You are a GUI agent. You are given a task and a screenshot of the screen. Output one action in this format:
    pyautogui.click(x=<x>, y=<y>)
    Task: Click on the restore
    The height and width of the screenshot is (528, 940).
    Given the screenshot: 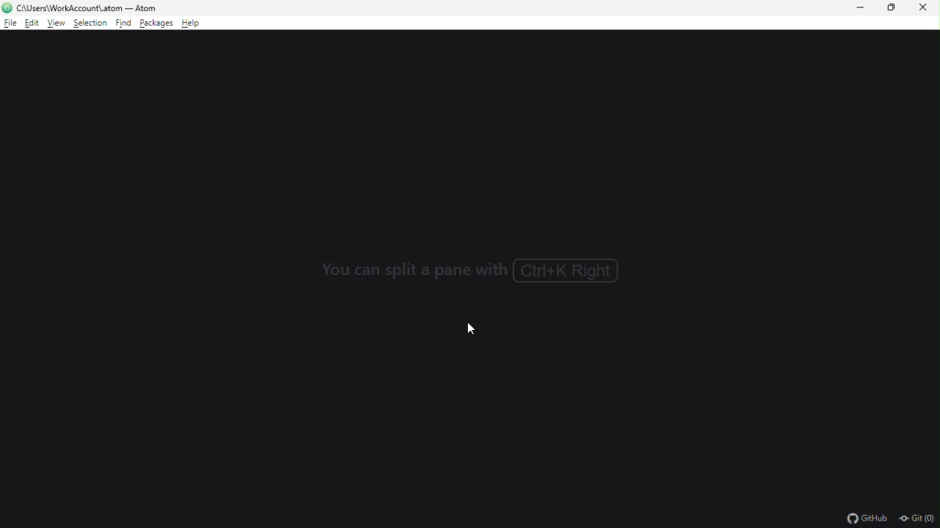 What is the action you would take?
    pyautogui.click(x=894, y=8)
    